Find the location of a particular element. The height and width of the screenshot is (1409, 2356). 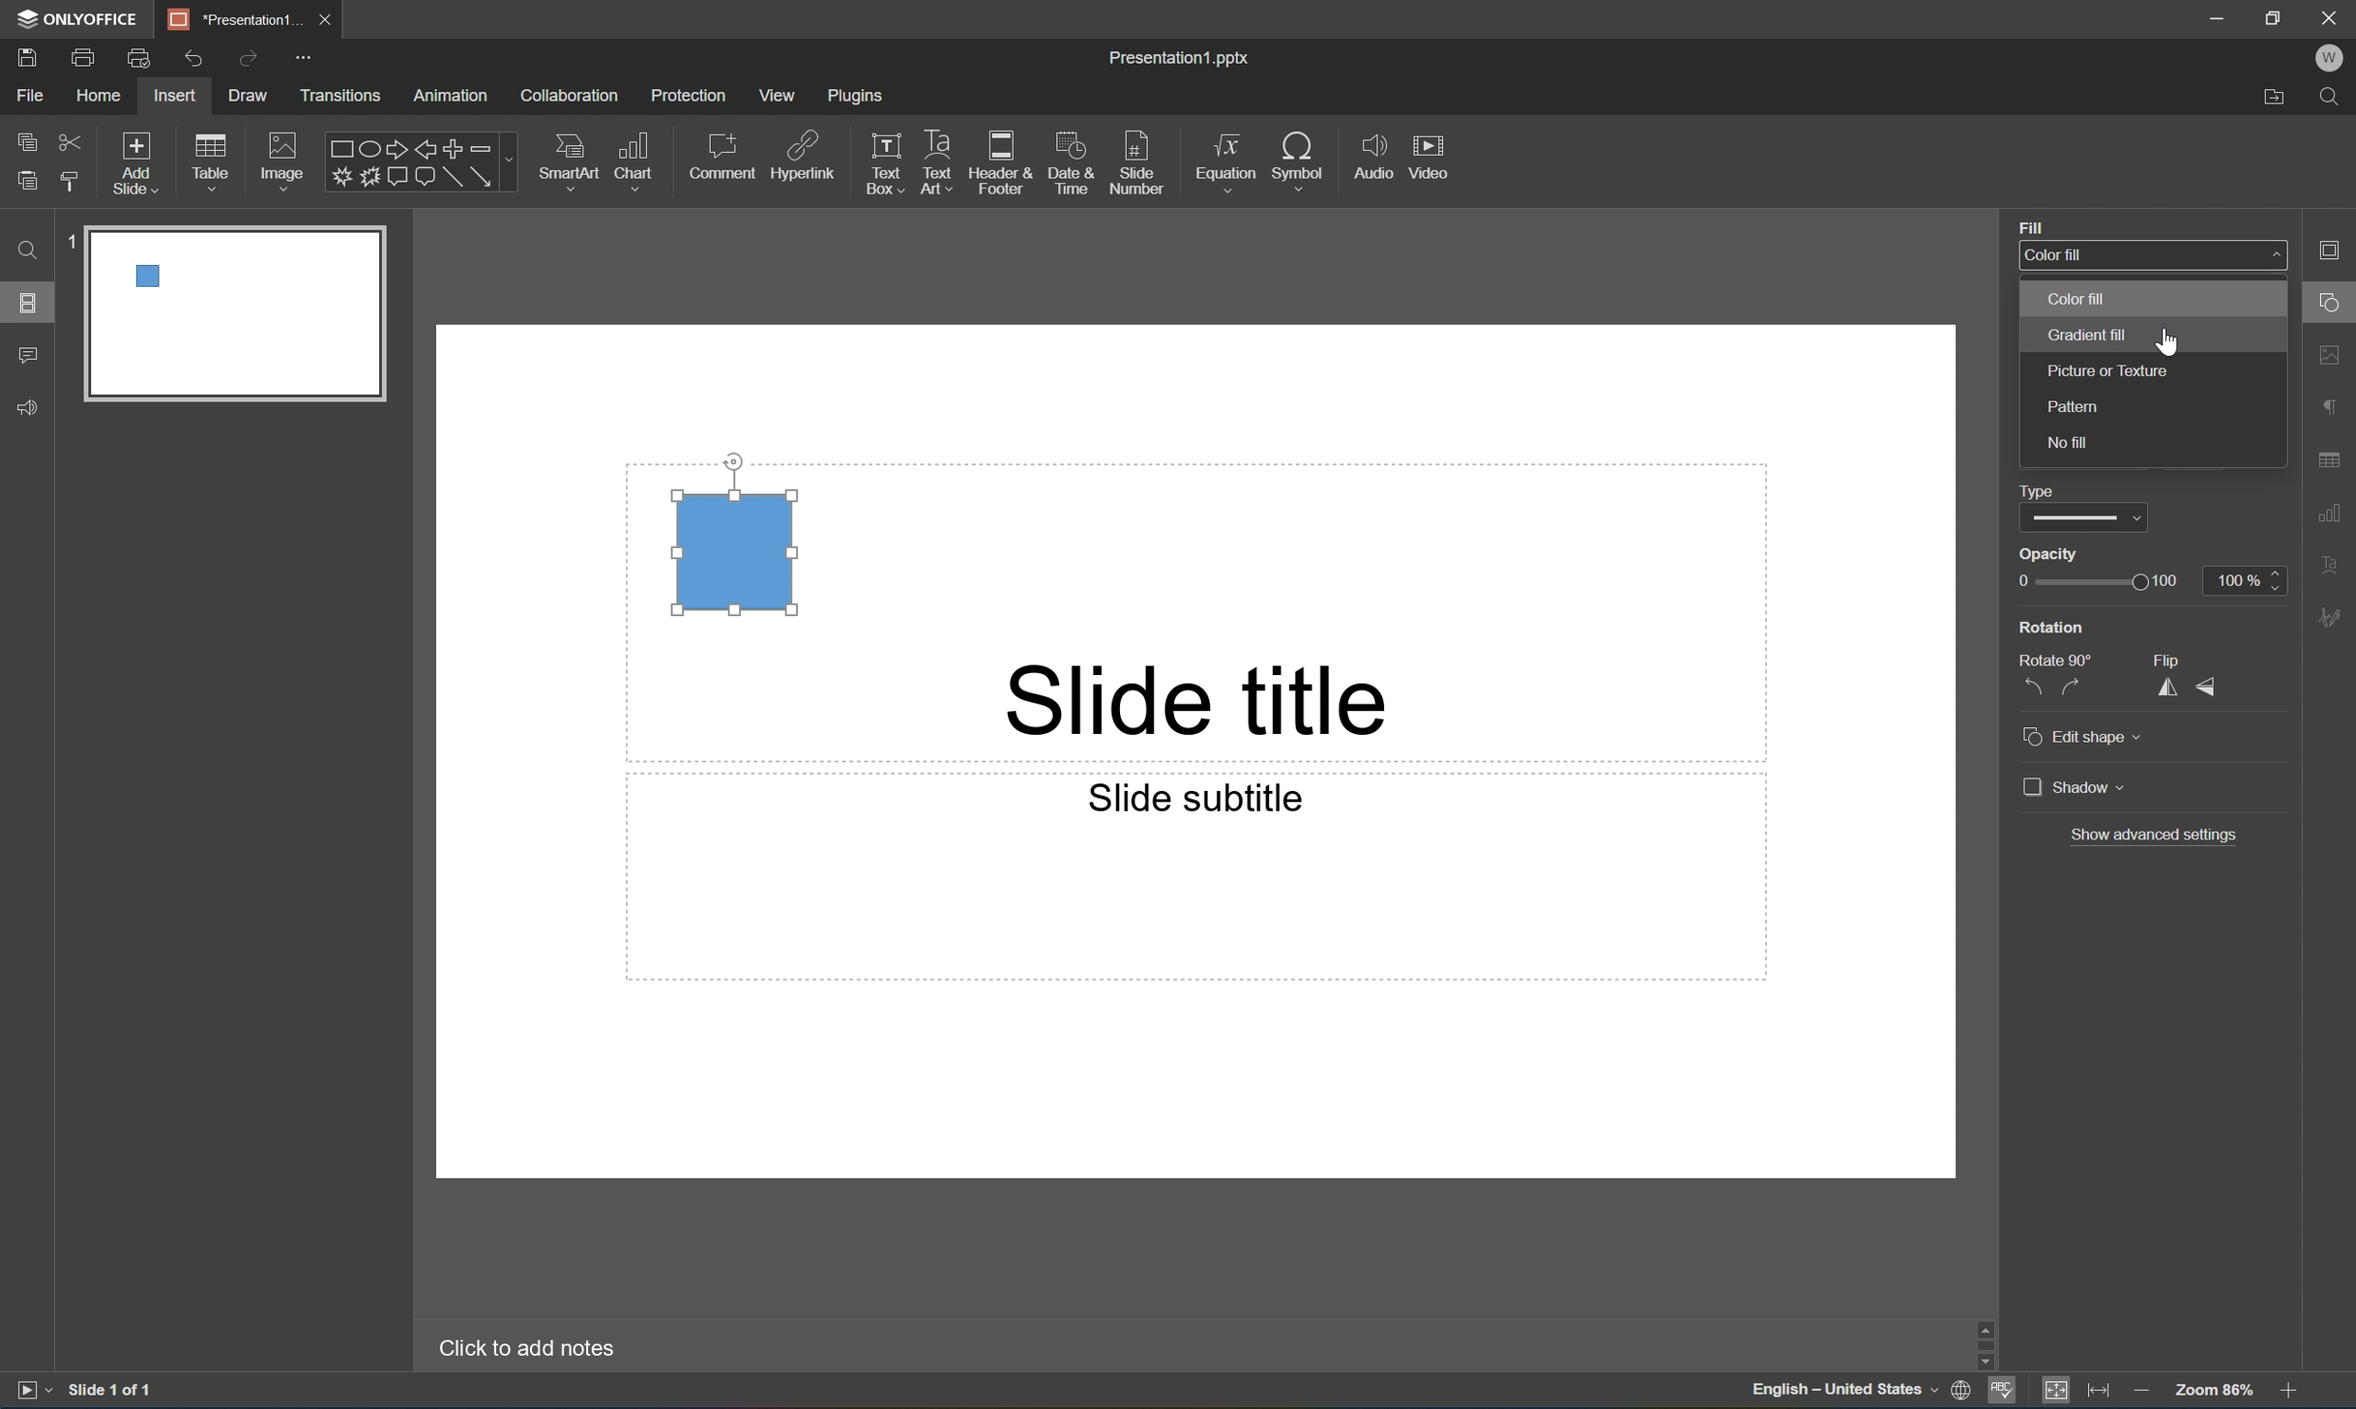

Comment is located at coordinates (725, 156).